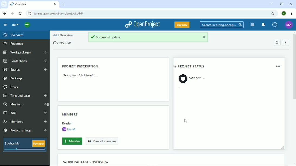  What do you see at coordinates (186, 121) in the screenshot?
I see `Cursor` at bounding box center [186, 121].